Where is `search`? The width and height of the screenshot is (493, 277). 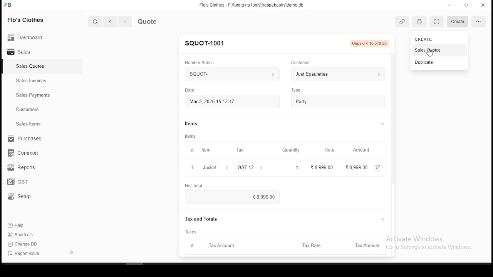
search is located at coordinates (95, 21).